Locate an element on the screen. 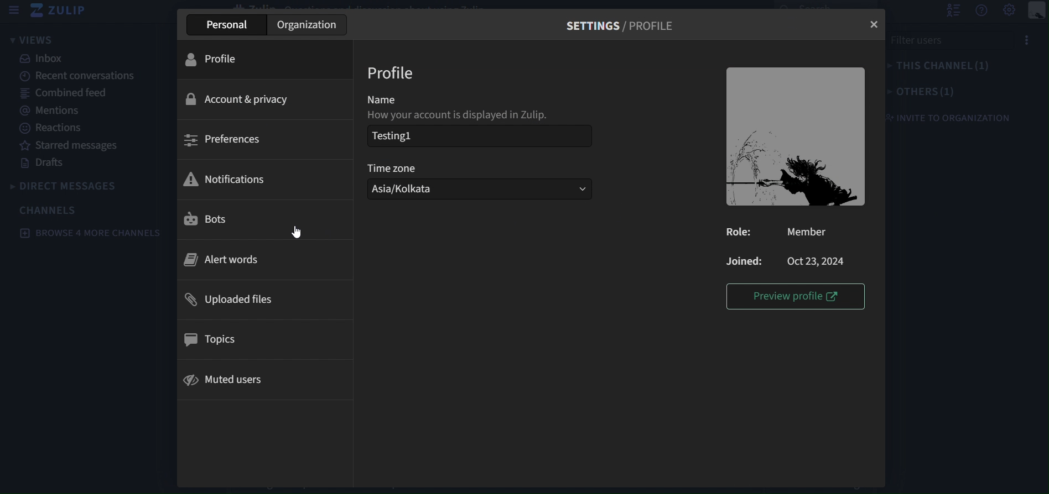 Image resolution: width=1049 pixels, height=494 pixels. filter users is located at coordinates (958, 44).